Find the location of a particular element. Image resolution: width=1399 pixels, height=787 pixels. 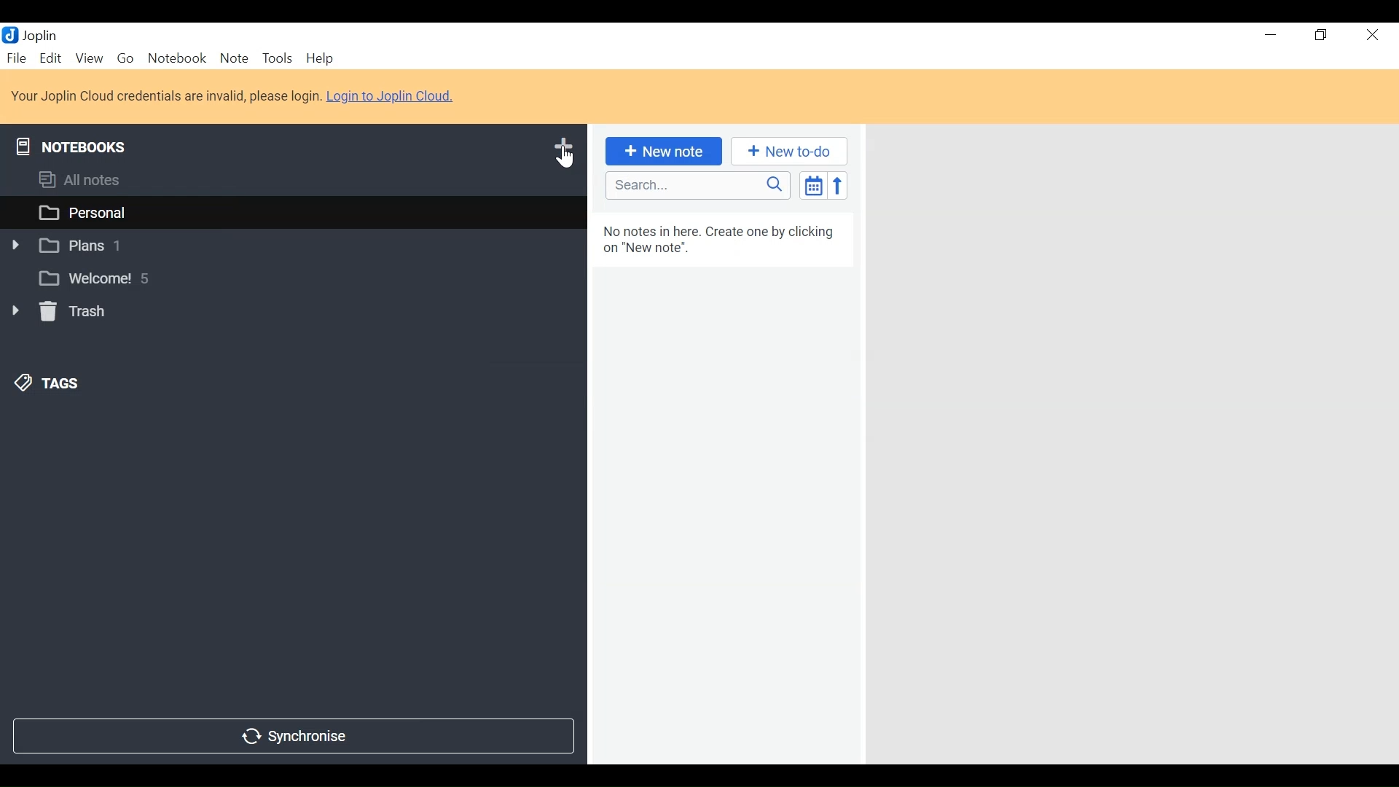

Your Joplin cloud credentials are invalid, please login. is located at coordinates (167, 95).